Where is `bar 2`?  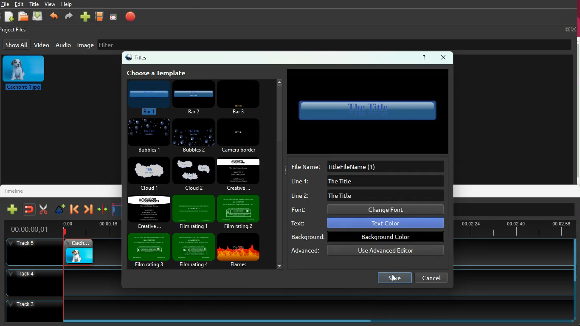
bar 2 is located at coordinates (194, 97).